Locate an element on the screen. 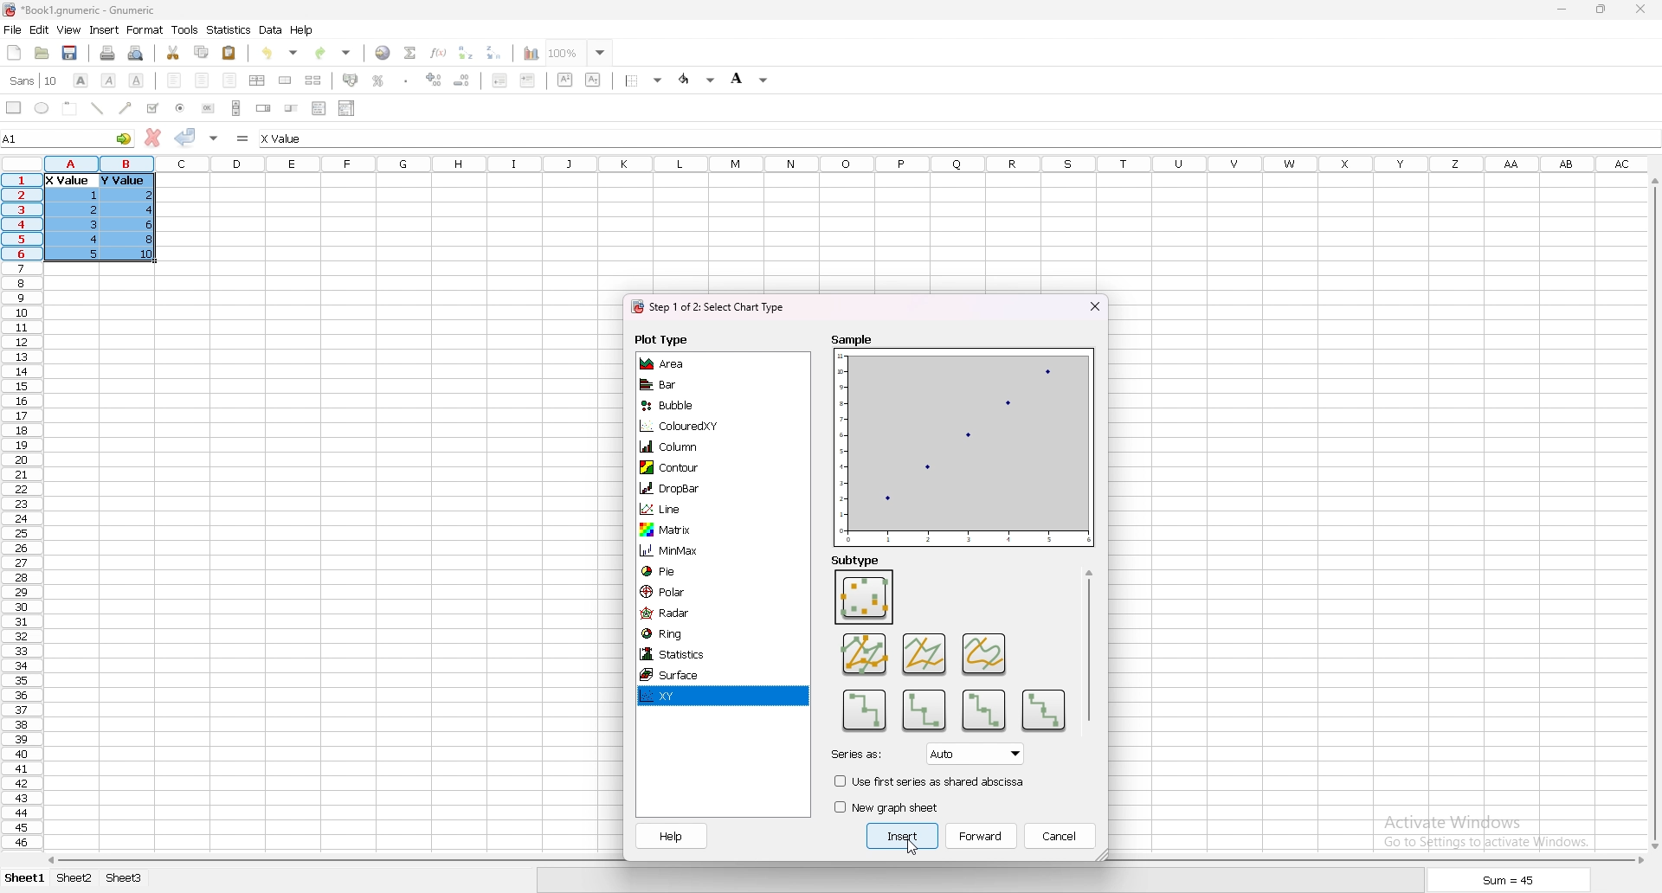 The width and height of the screenshot is (1662, 893). series as is located at coordinates (929, 754).